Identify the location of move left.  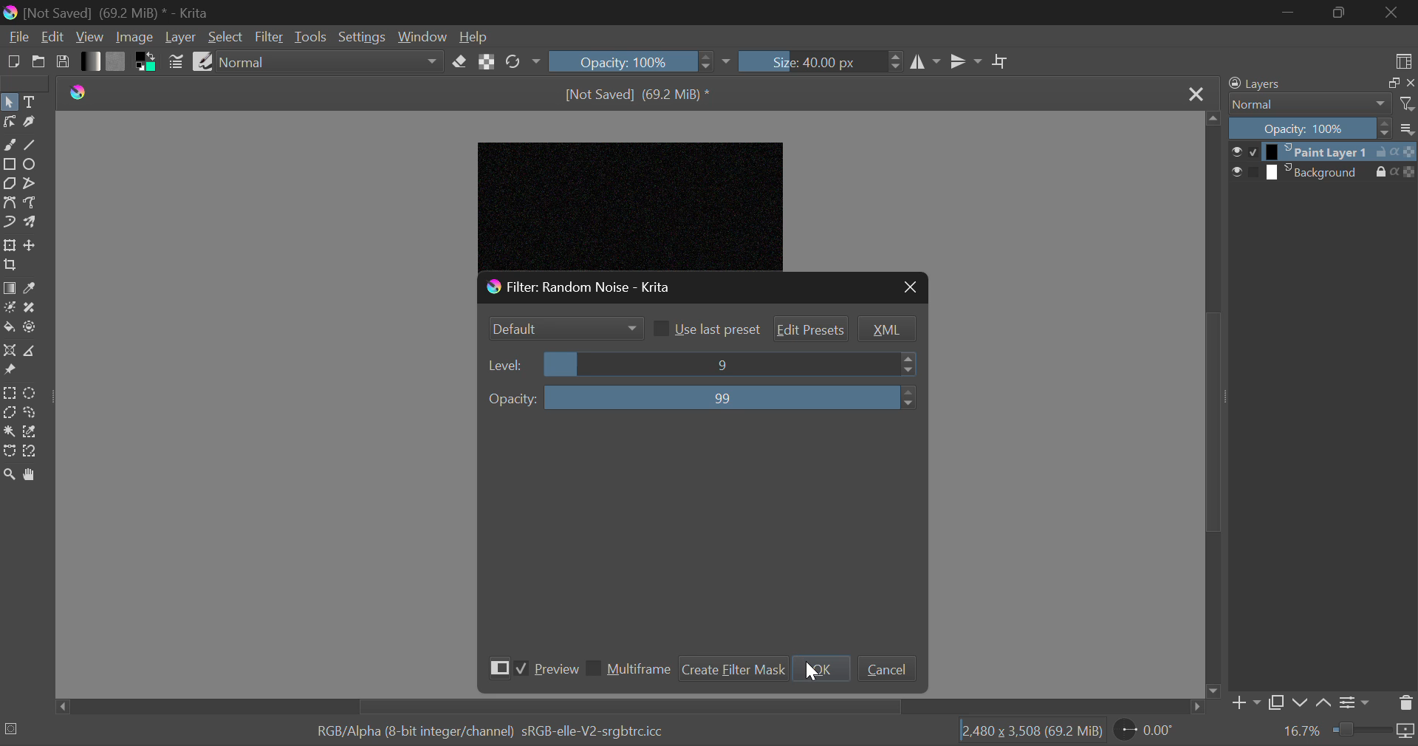
(58, 707).